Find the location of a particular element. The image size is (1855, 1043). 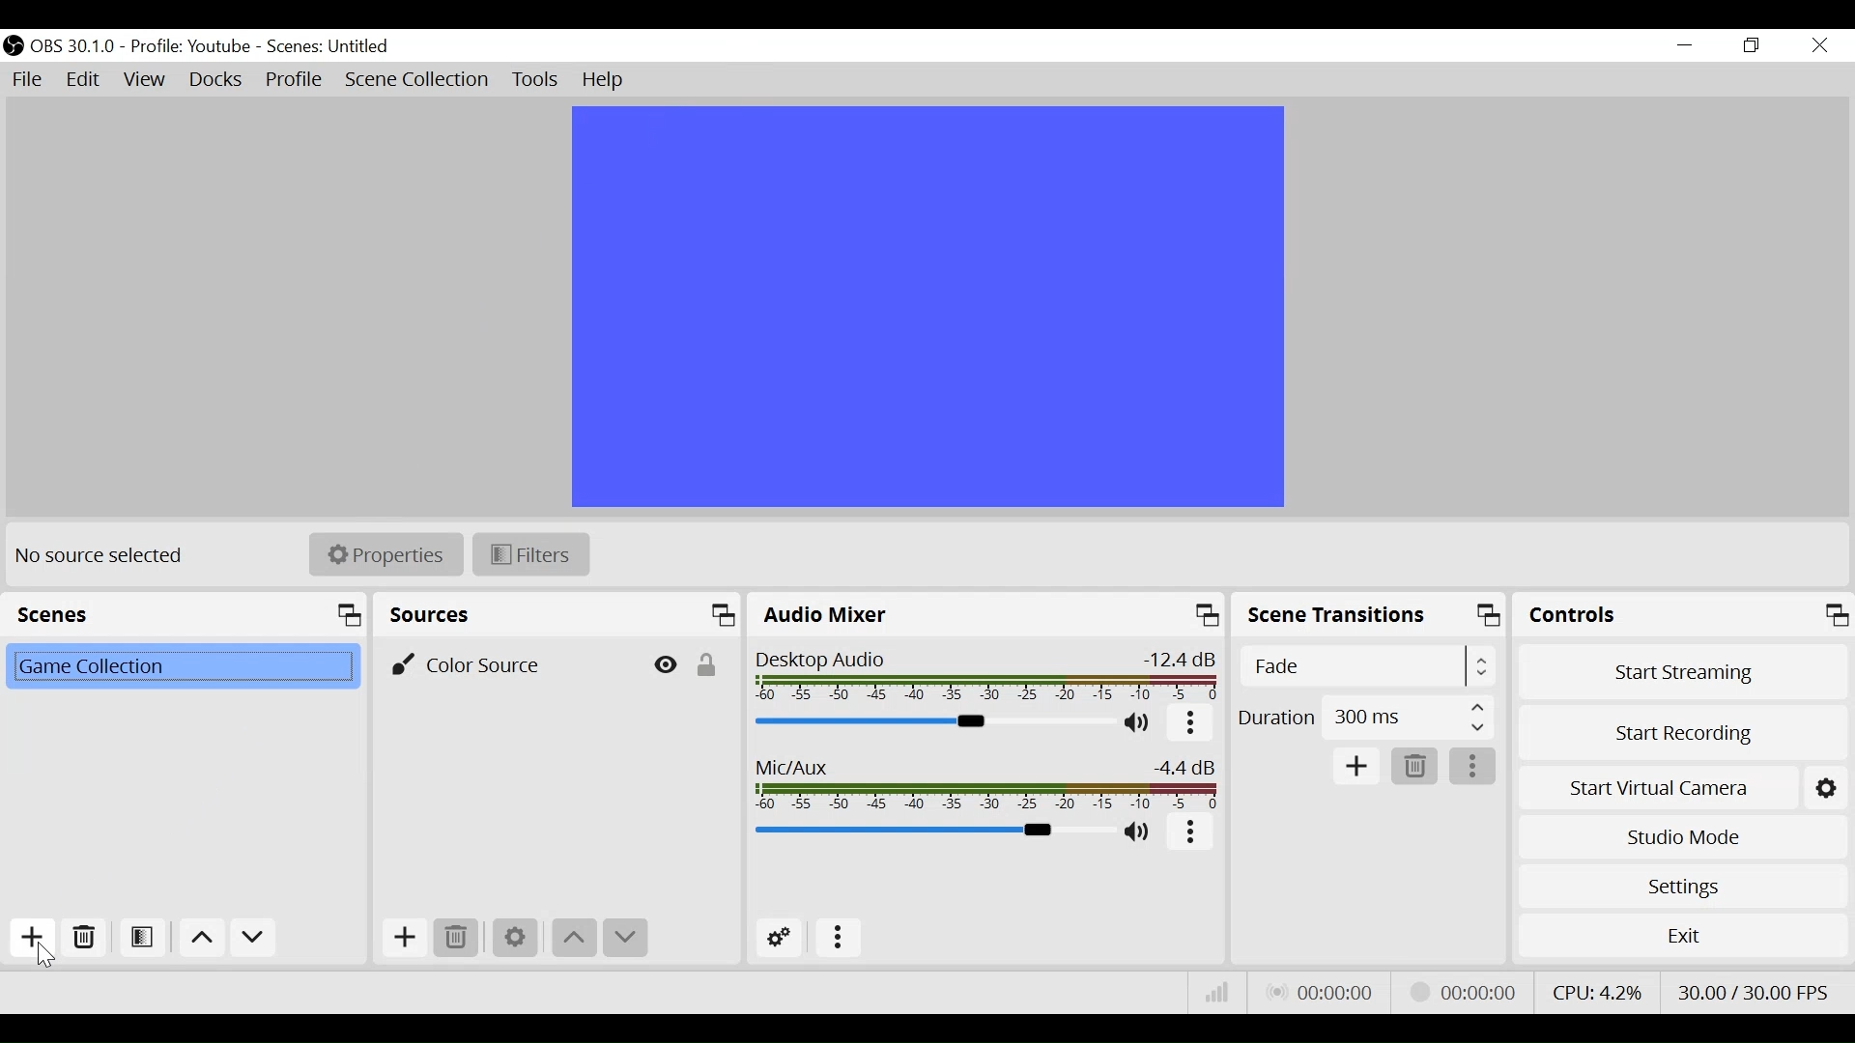

Frame Per Second is located at coordinates (1758, 991).